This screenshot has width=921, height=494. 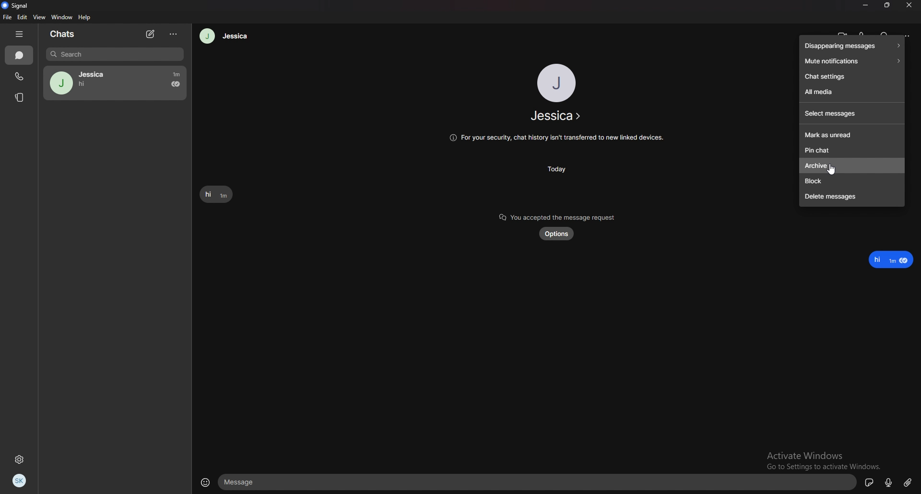 What do you see at coordinates (870, 482) in the screenshot?
I see `stickers` at bounding box center [870, 482].